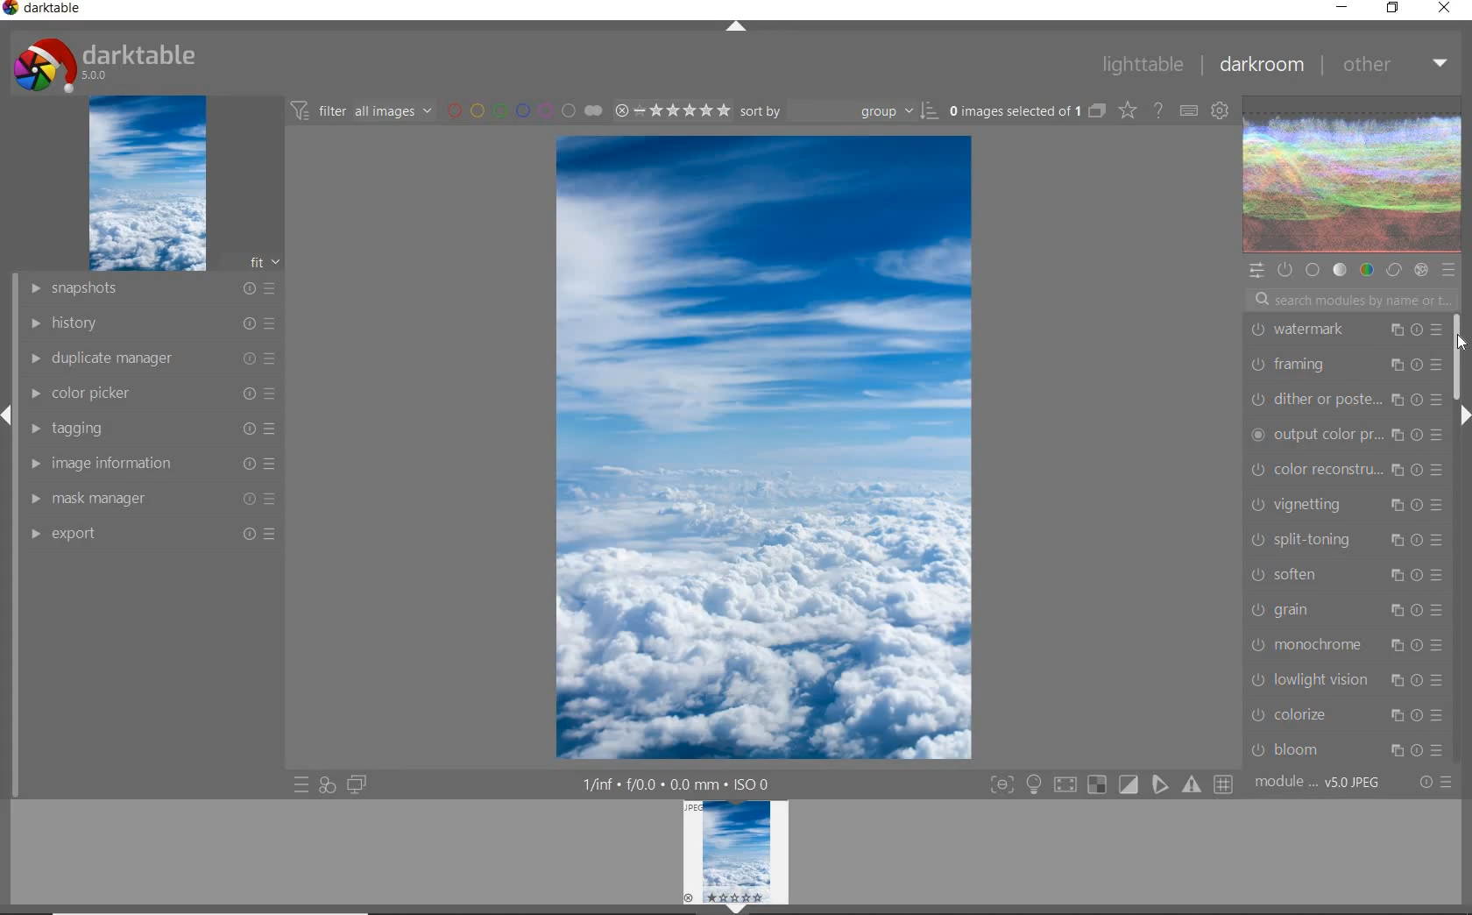 The image size is (1472, 915). Describe the element at coordinates (1110, 787) in the screenshot. I see `TOGGLE MODES` at that location.